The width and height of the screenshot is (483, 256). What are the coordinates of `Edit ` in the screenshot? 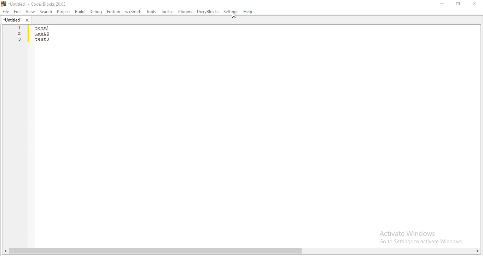 It's located at (18, 12).